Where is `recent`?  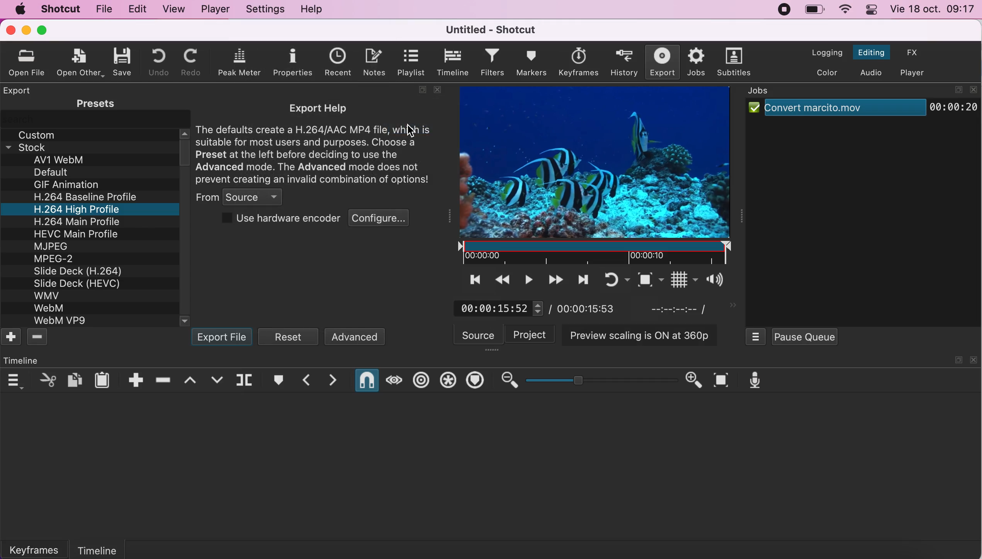
recent is located at coordinates (336, 62).